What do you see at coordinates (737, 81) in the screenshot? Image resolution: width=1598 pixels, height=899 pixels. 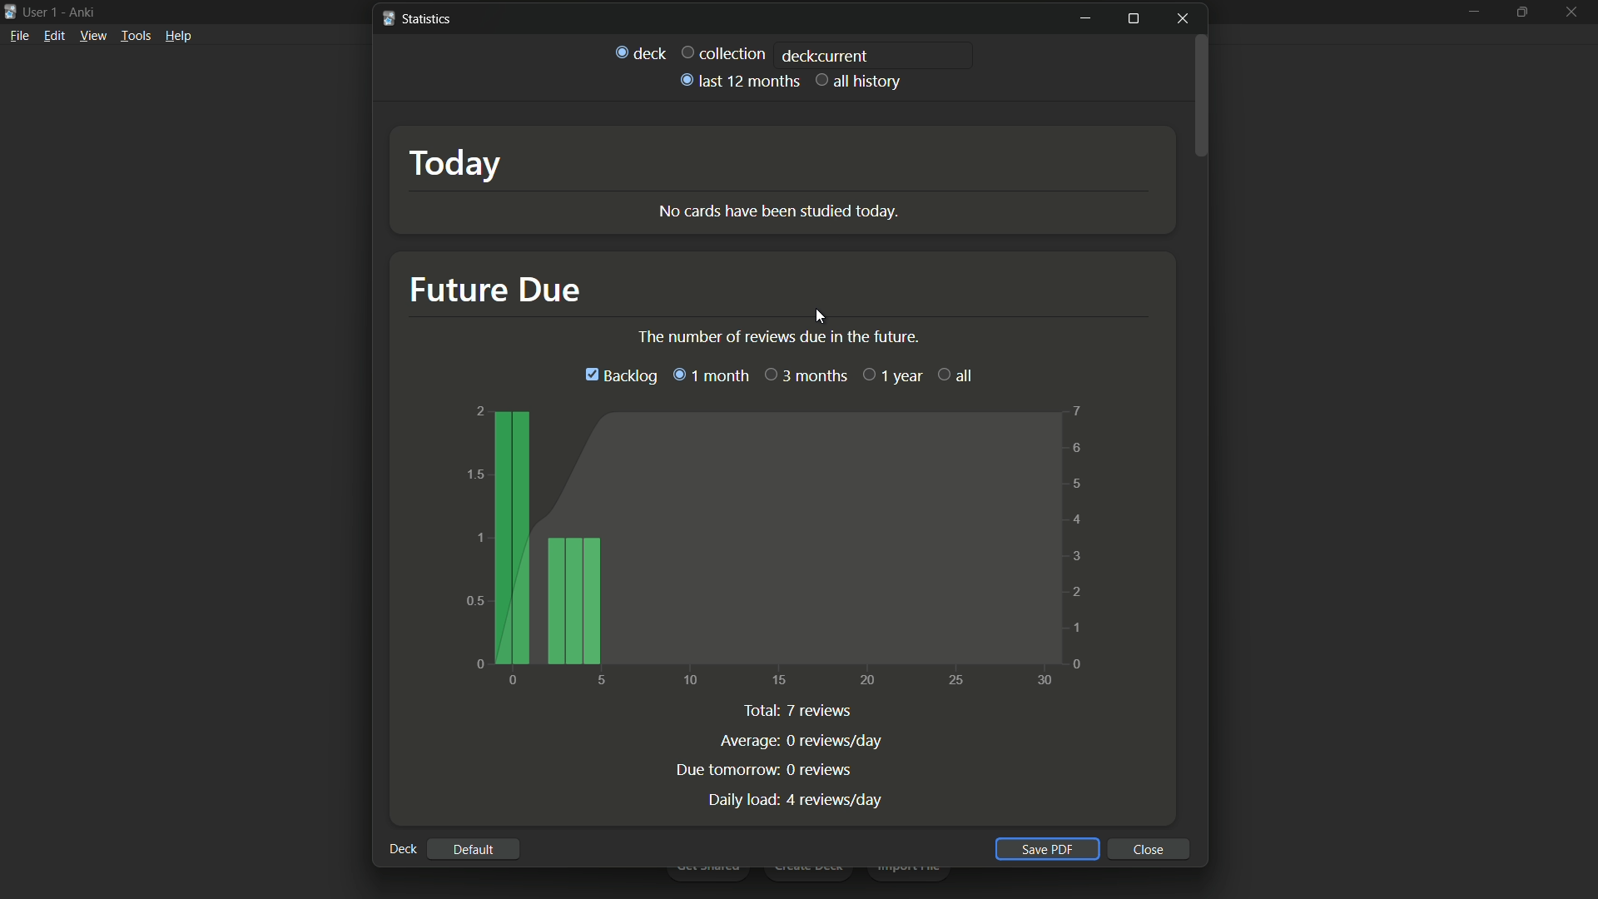 I see `last 12 months` at bounding box center [737, 81].